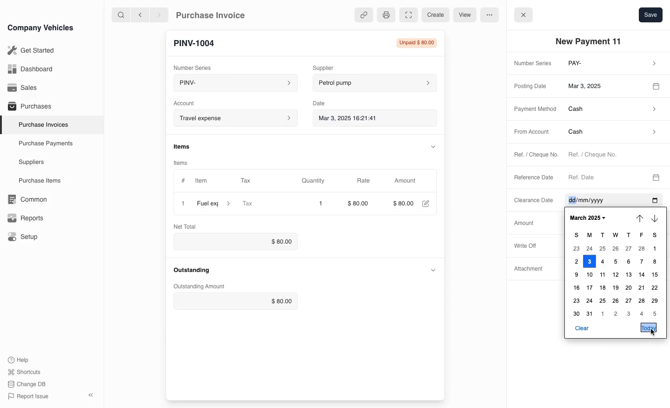  Describe the element at coordinates (30, 69) in the screenshot. I see `Dashboard` at that location.